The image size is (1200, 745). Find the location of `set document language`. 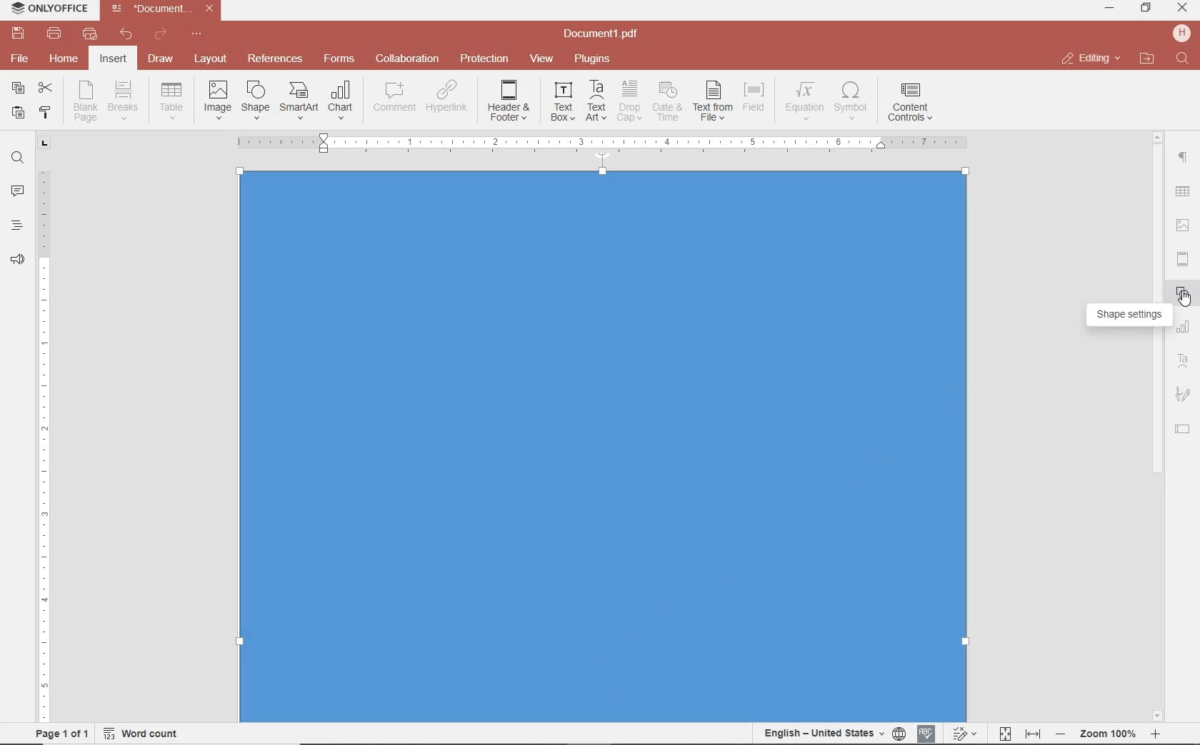

set document language is located at coordinates (833, 733).